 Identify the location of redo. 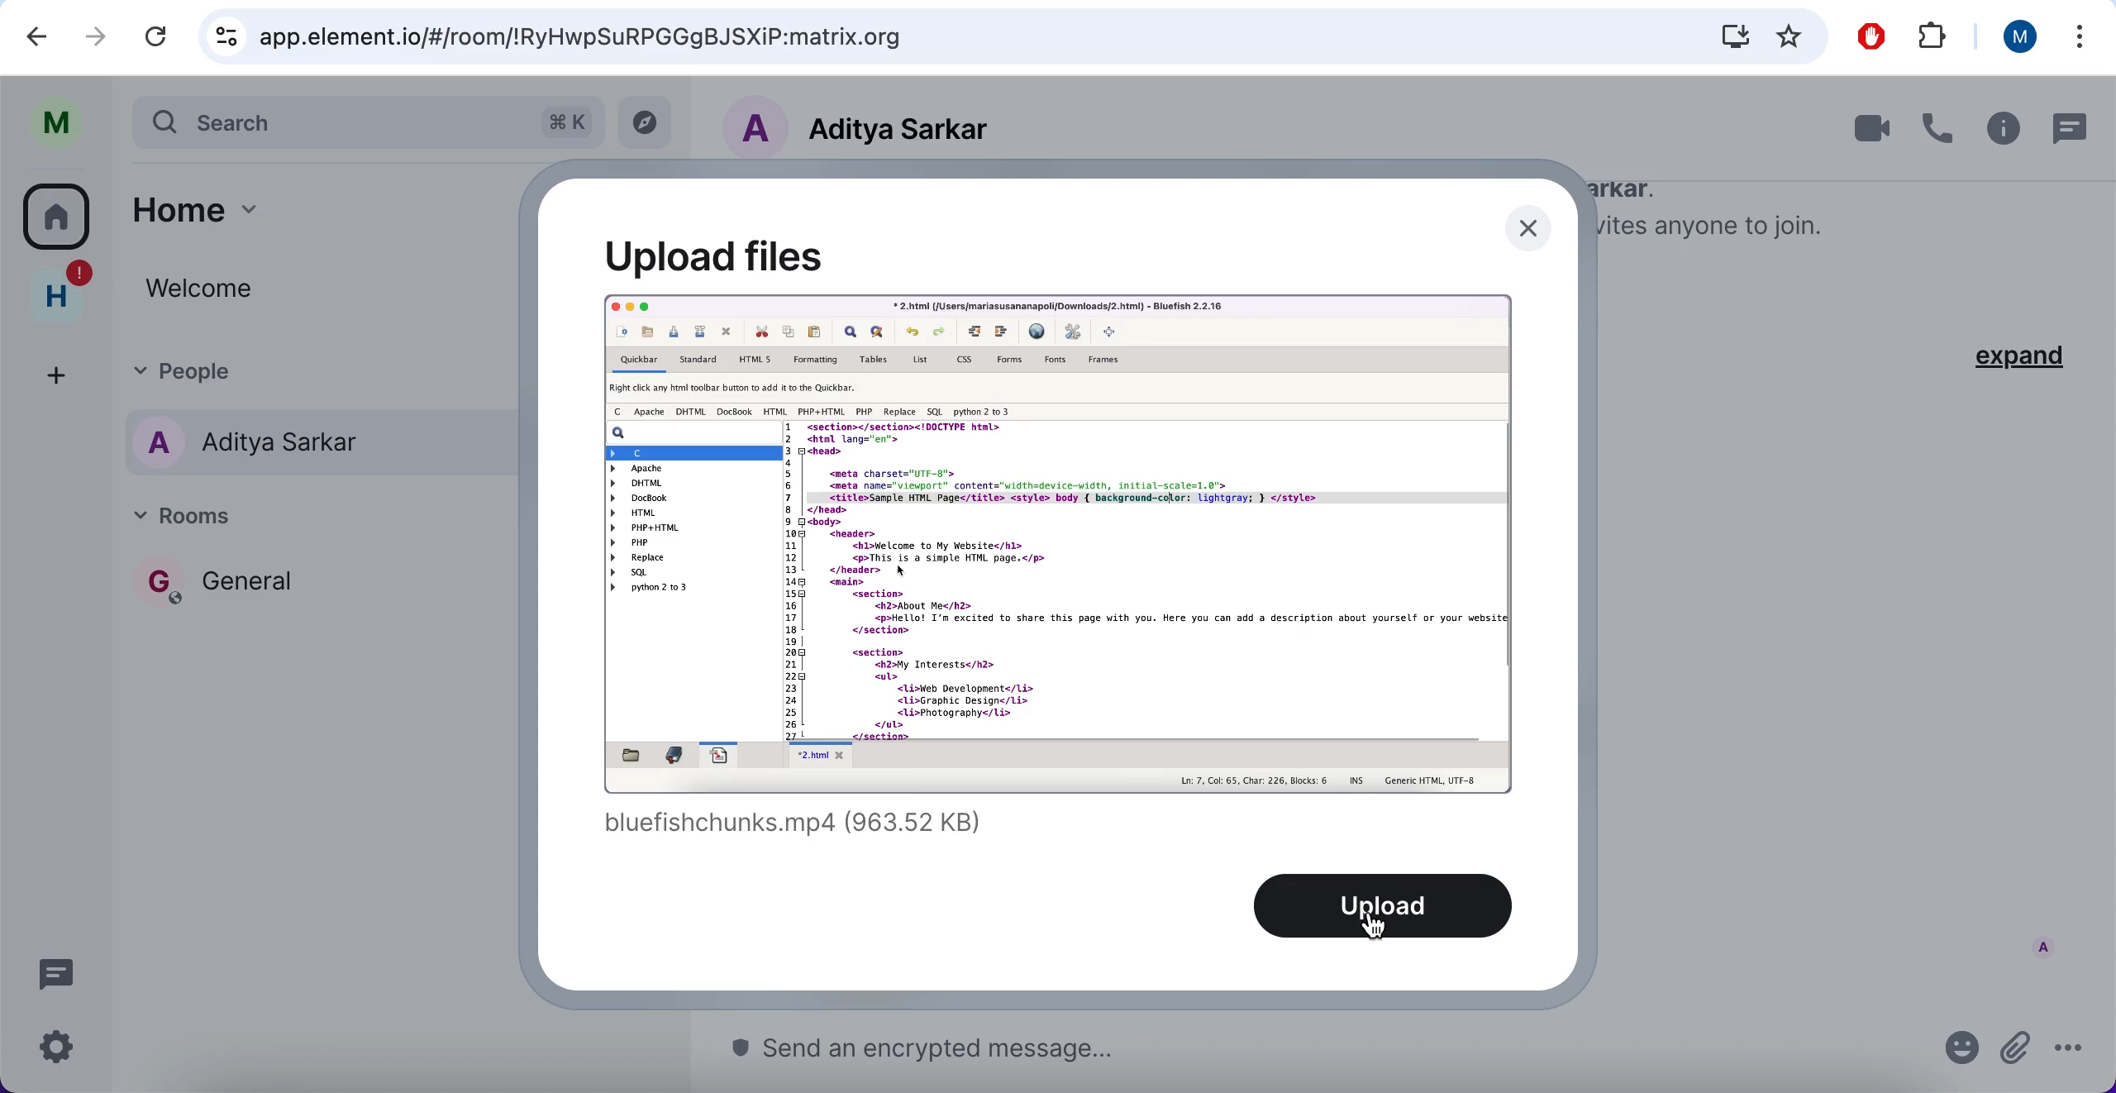
(99, 37).